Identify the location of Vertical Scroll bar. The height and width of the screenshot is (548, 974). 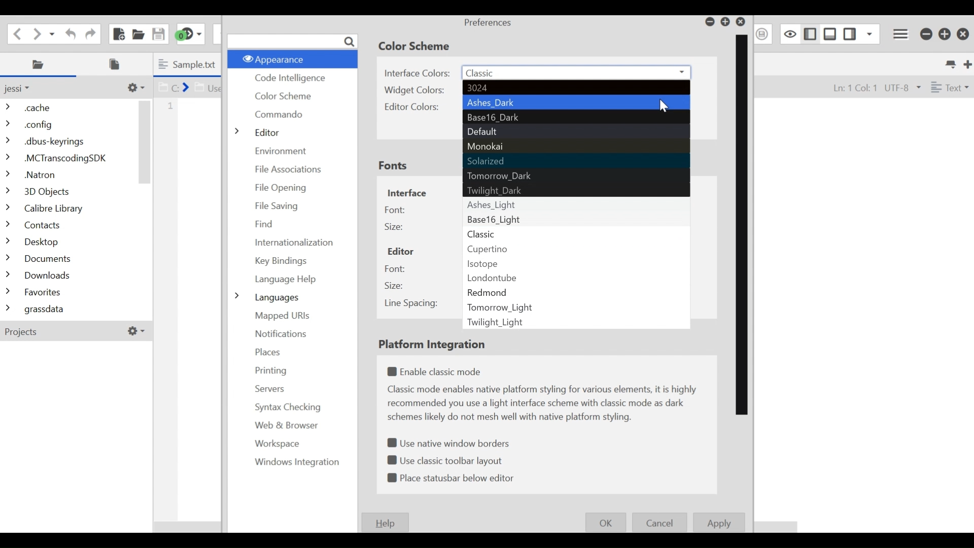
(742, 225).